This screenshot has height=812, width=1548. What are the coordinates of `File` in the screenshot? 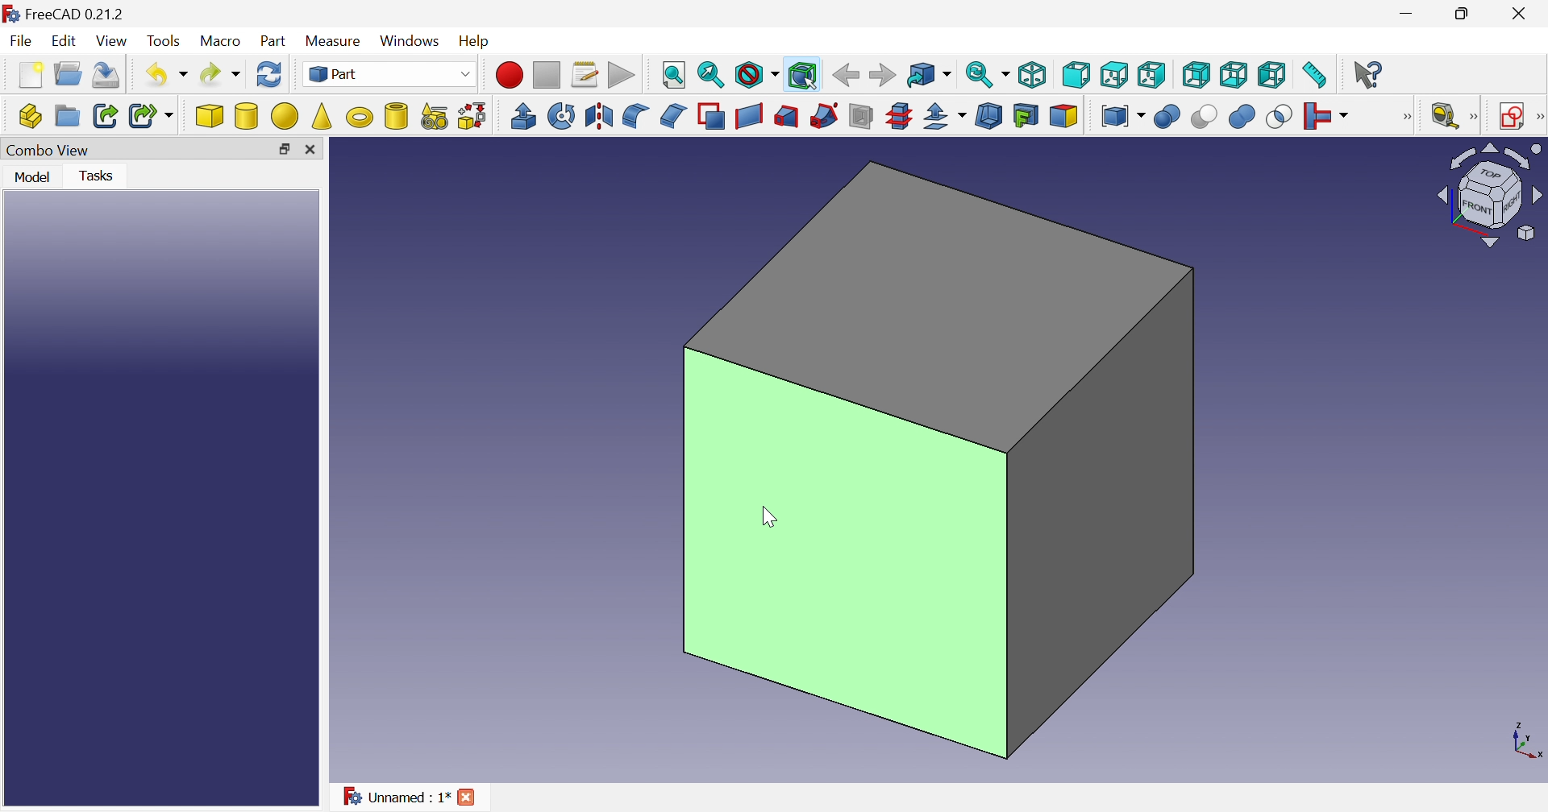 It's located at (22, 43).